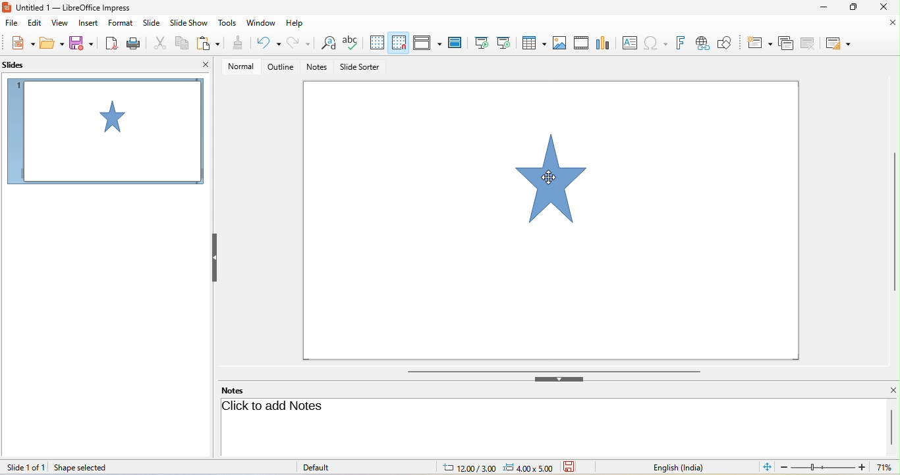 The width and height of the screenshot is (900, 475). What do you see at coordinates (235, 390) in the screenshot?
I see `notes` at bounding box center [235, 390].